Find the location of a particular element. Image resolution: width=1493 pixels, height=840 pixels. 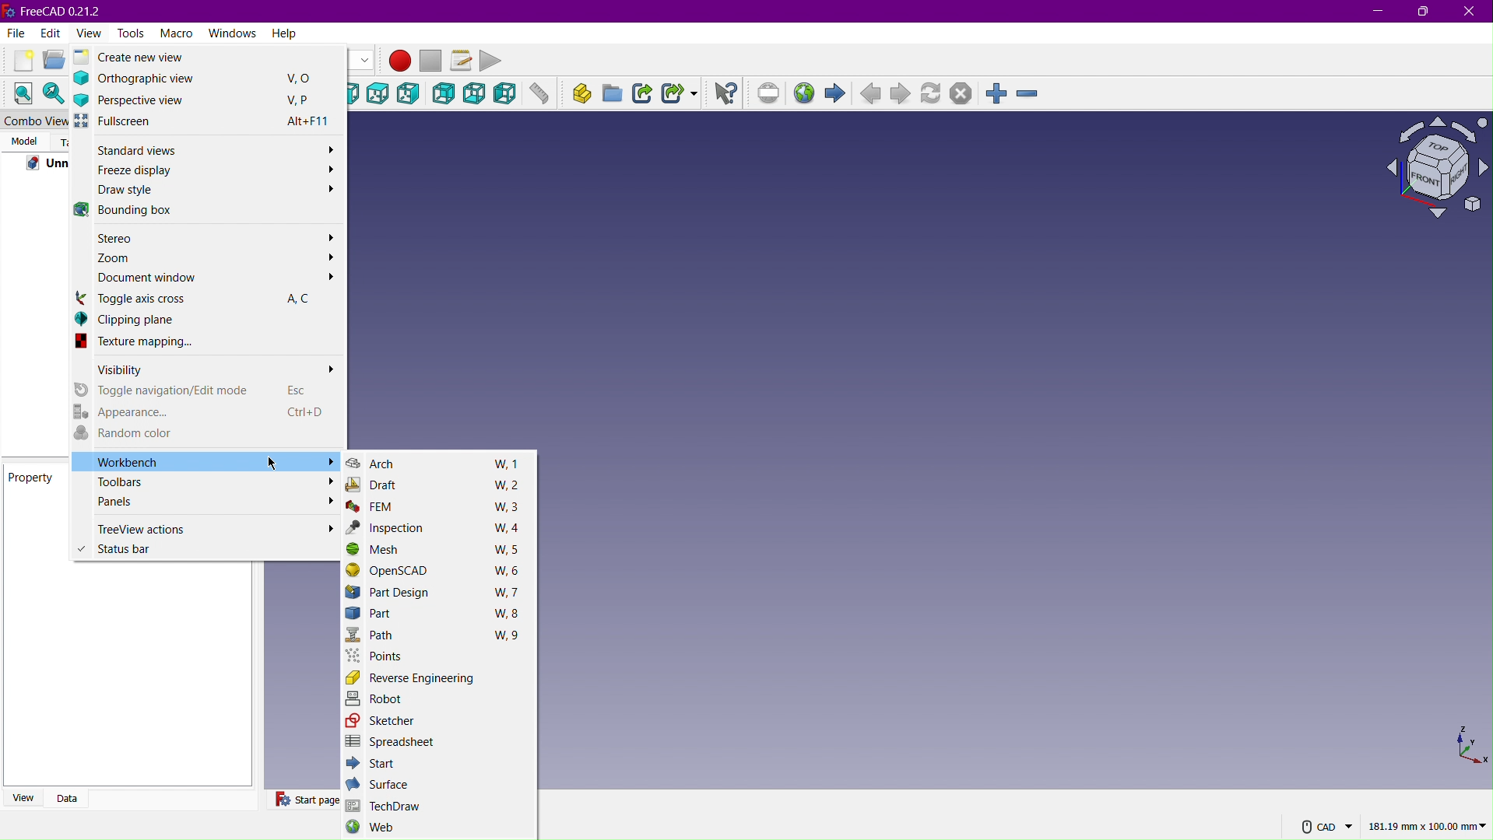

Toggle navigation/Edit mode Esc is located at coordinates (210, 391).